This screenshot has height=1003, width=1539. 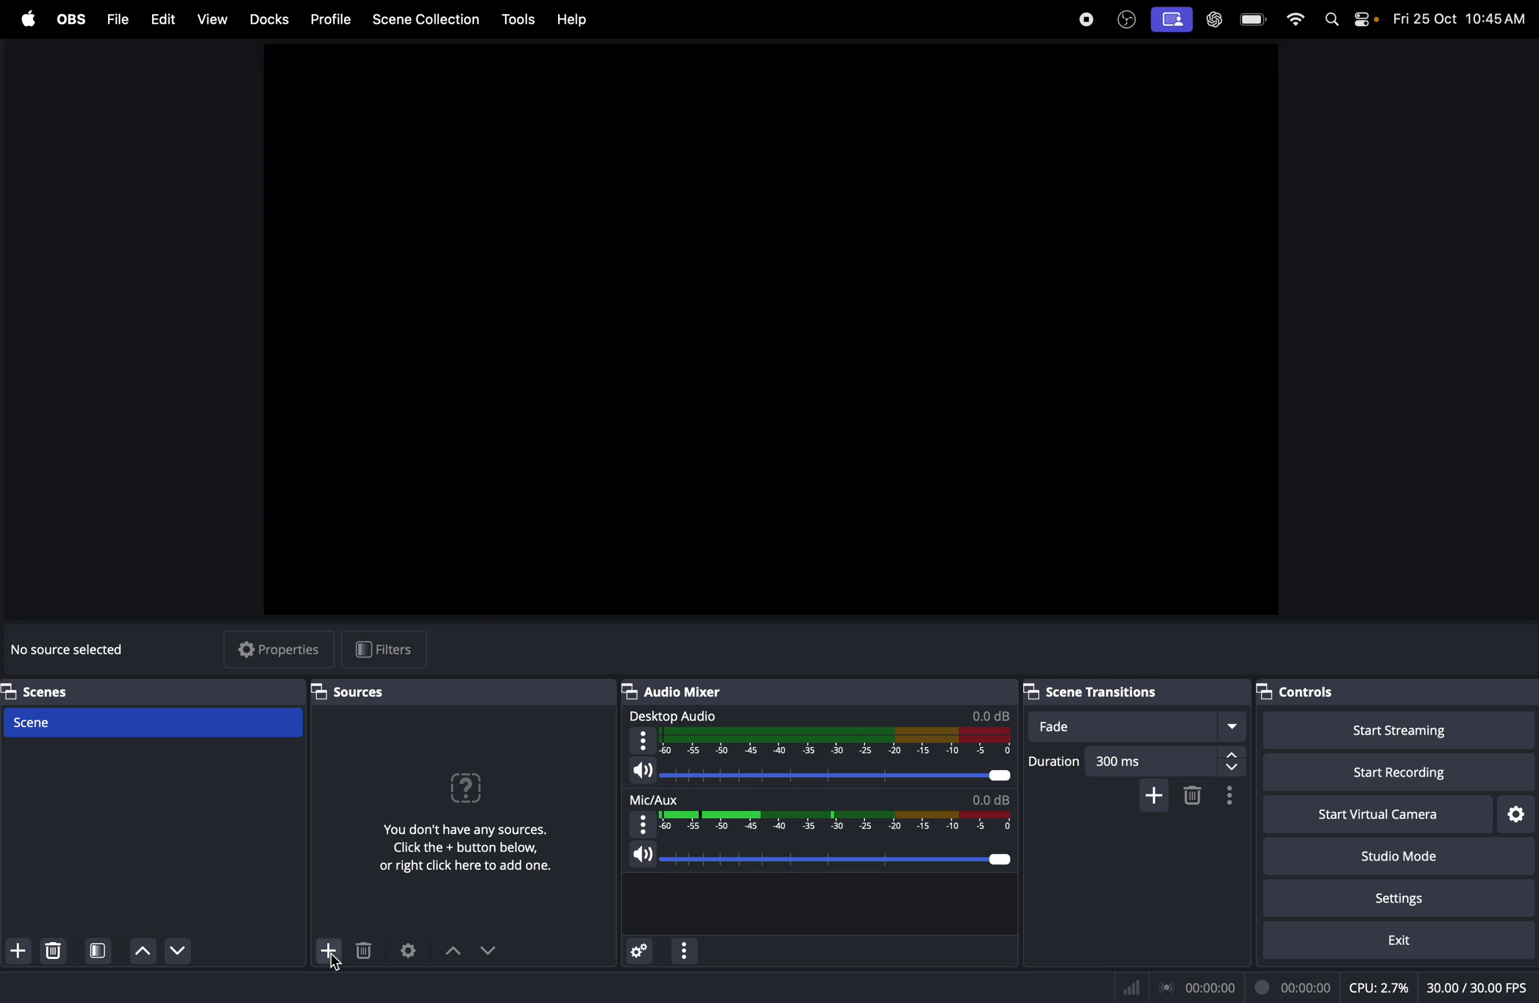 I want to click on Audio mixer, so click(x=676, y=692).